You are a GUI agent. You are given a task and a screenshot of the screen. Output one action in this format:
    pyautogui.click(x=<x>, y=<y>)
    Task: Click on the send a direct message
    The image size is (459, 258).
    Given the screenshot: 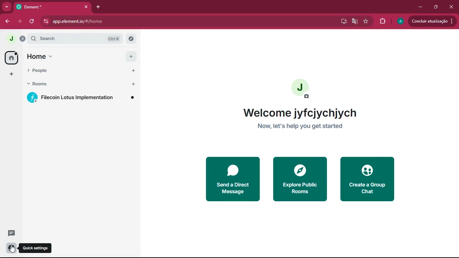 What is the action you would take?
    pyautogui.click(x=233, y=179)
    